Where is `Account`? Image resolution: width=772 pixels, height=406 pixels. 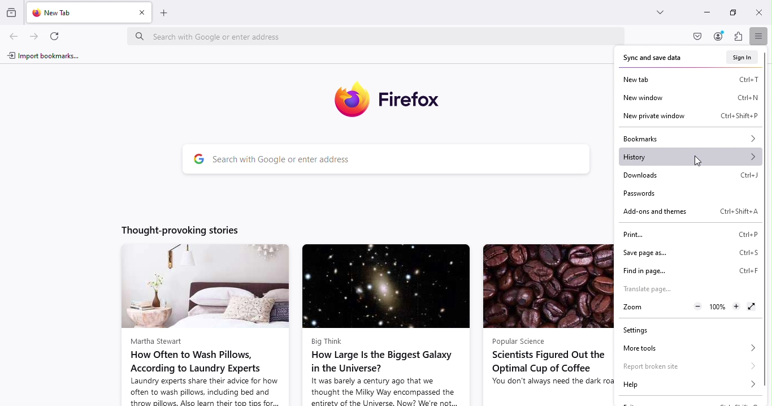 Account is located at coordinates (717, 37).